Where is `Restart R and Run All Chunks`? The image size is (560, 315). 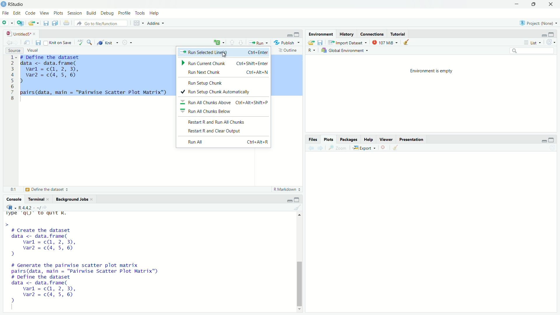 Restart R and Run All Chunks is located at coordinates (222, 121).